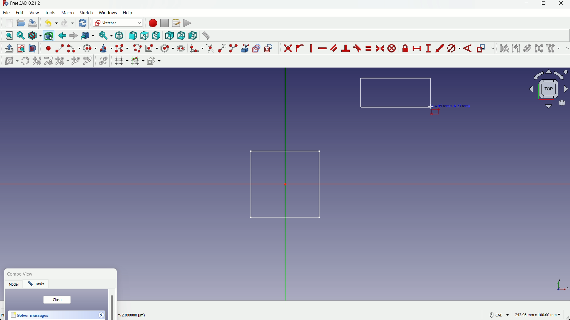 This screenshot has width=570, height=320. What do you see at coordinates (9, 49) in the screenshot?
I see `leave sketch` at bounding box center [9, 49].